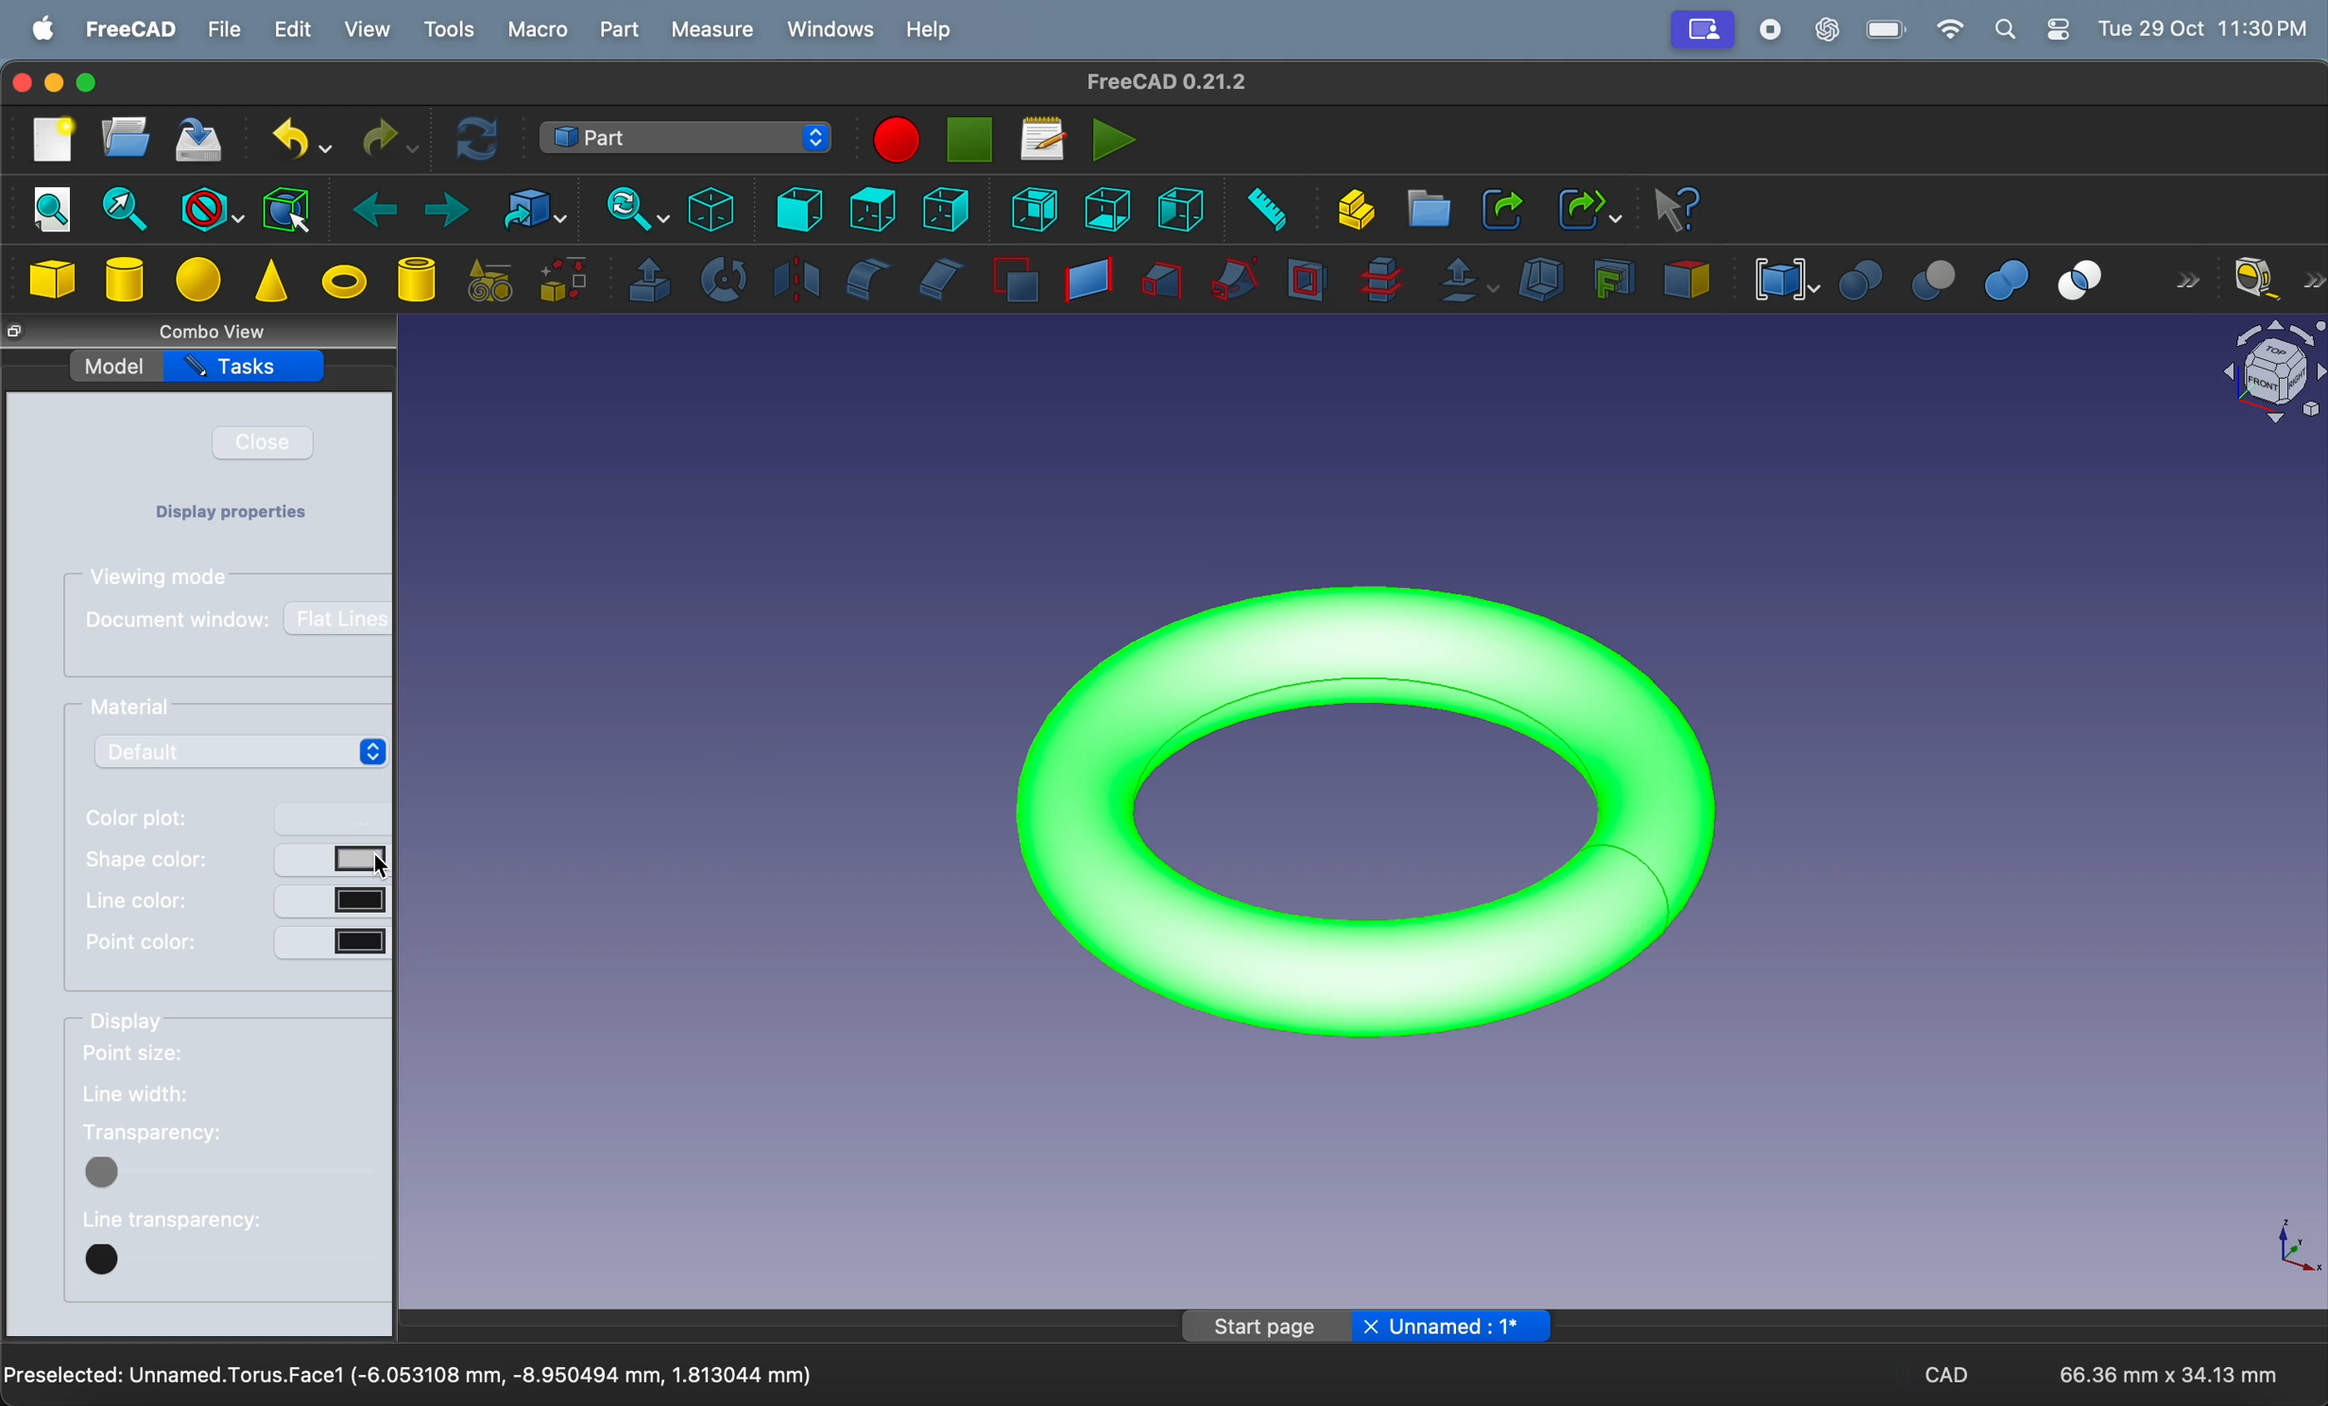 This screenshot has height=1406, width=2328. What do you see at coordinates (228, 1259) in the screenshot?
I see `button` at bounding box center [228, 1259].